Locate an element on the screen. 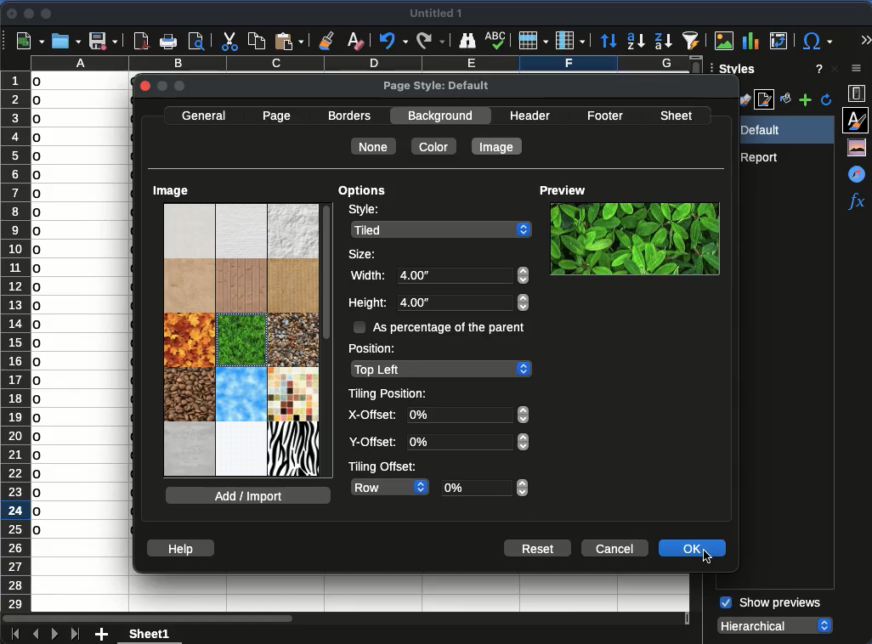 The width and height of the screenshot is (872, 644). new is located at coordinates (29, 42).